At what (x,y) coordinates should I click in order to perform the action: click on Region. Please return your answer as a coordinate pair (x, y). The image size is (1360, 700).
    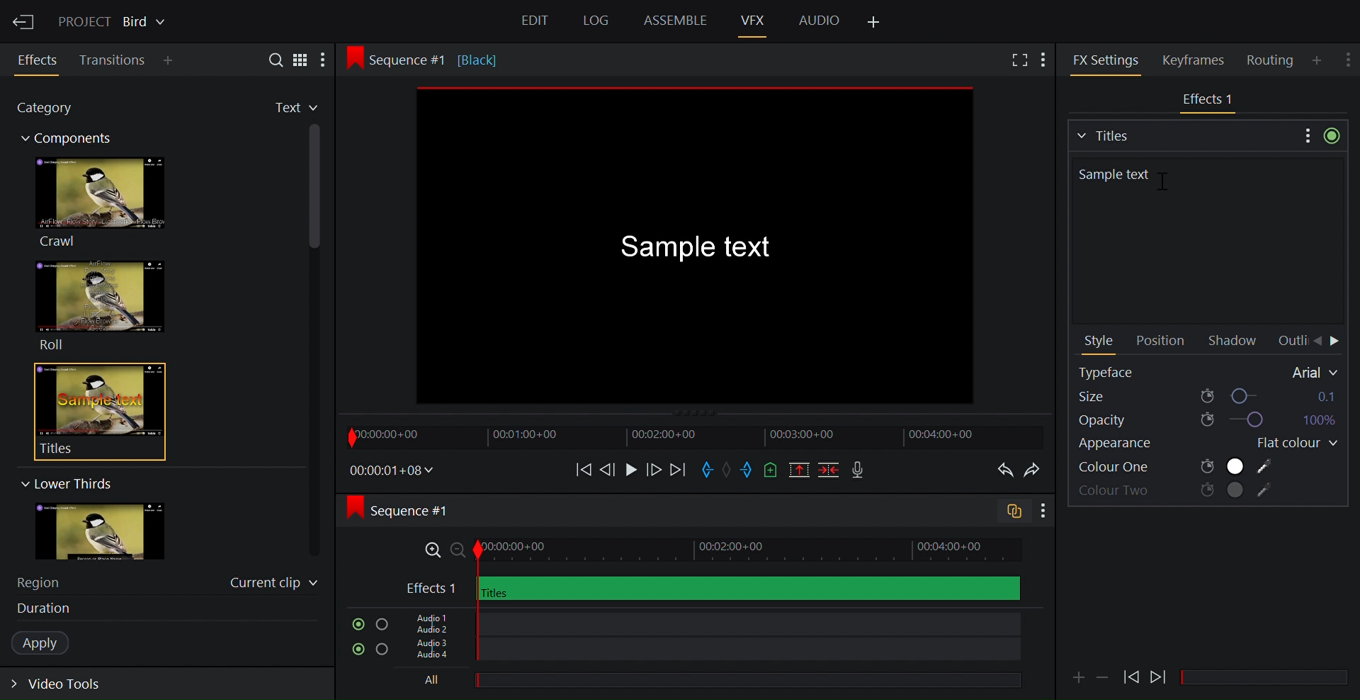
    Looking at the image, I should click on (46, 581).